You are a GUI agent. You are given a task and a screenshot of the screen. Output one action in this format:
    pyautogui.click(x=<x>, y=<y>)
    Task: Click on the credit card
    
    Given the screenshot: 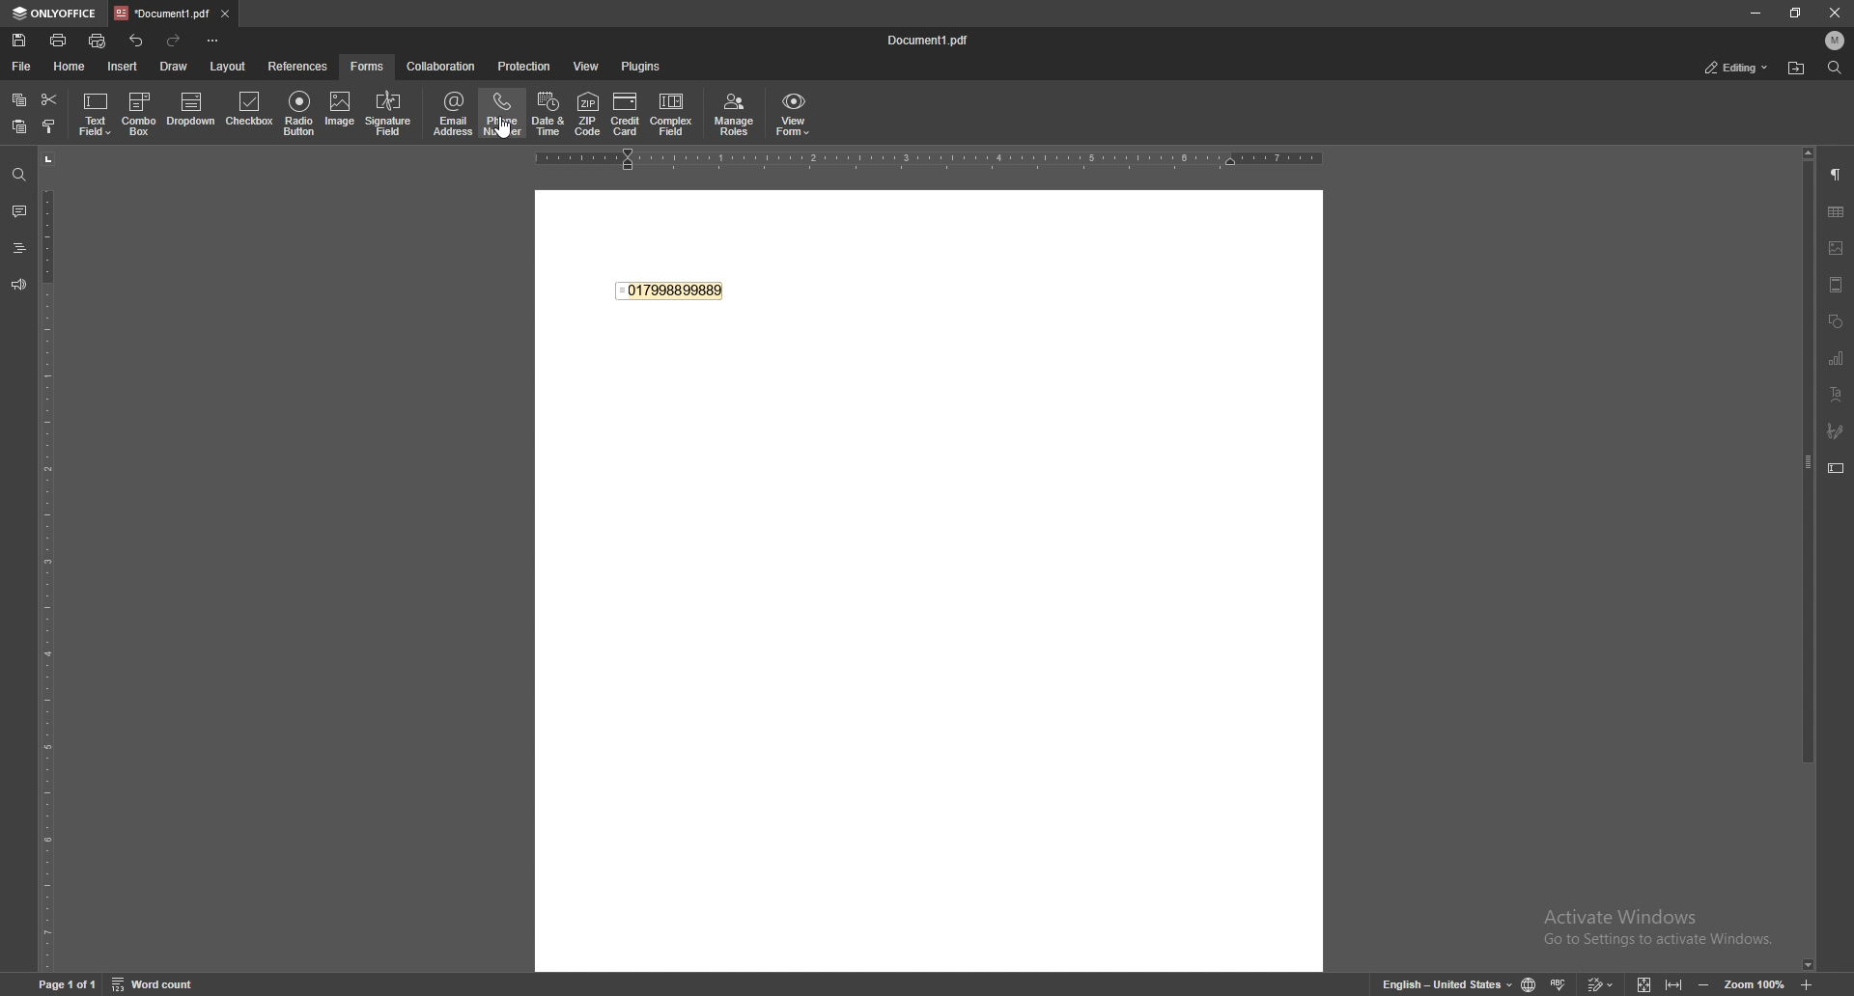 What is the action you would take?
    pyautogui.click(x=627, y=116)
    